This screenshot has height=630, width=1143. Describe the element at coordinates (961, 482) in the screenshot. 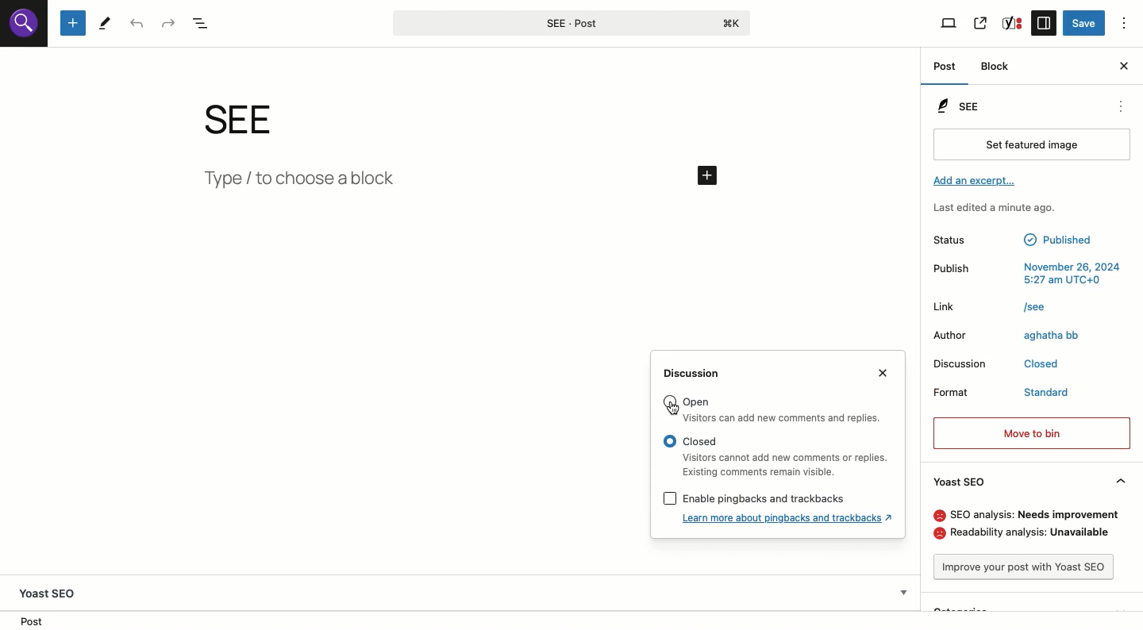

I see `Yoast SEO` at that location.